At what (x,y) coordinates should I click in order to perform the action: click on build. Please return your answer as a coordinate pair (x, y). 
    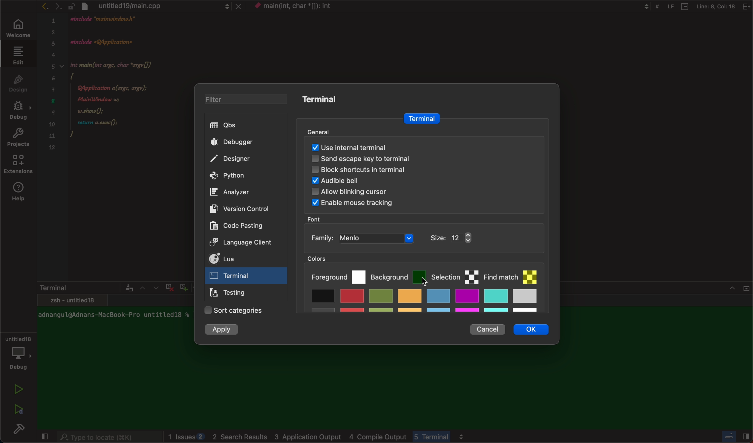
    Looking at the image, I should click on (21, 430).